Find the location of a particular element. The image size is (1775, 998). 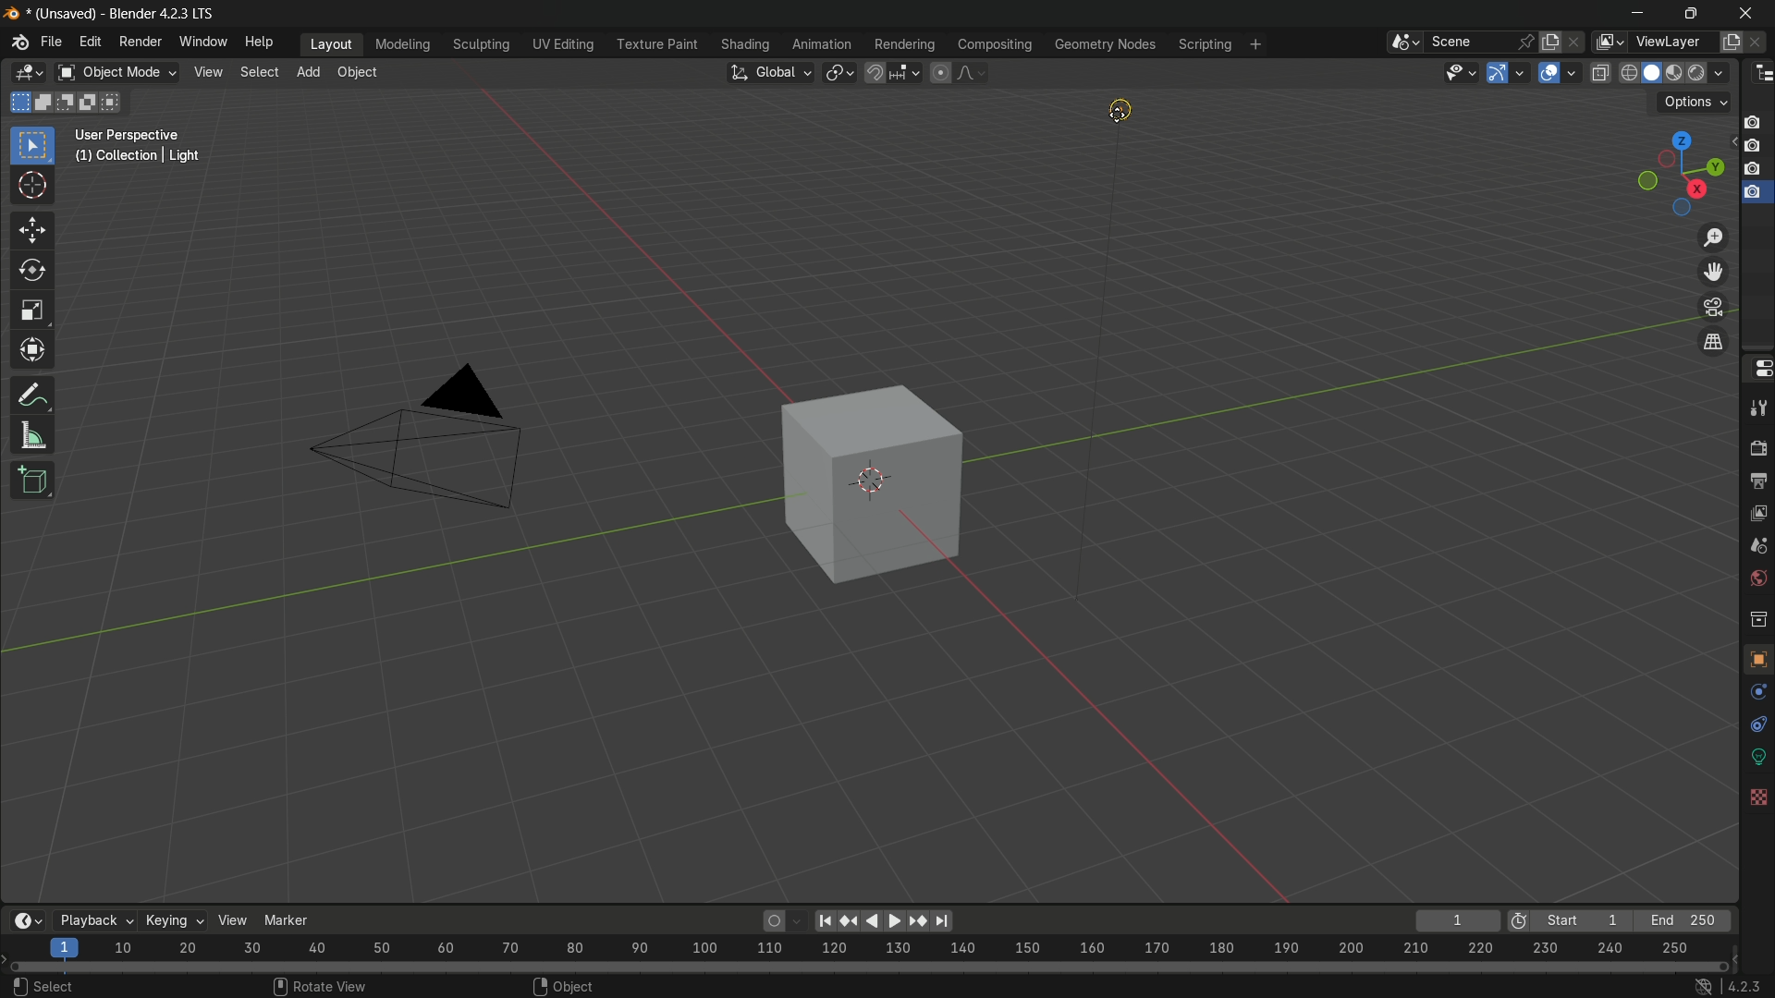

zoom in/out is located at coordinates (1713, 237).